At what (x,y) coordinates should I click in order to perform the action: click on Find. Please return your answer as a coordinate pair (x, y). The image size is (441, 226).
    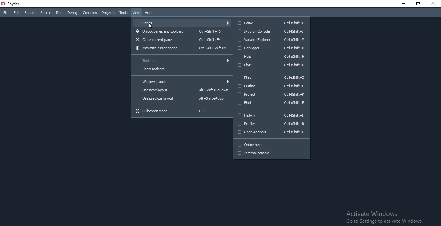
    Looking at the image, I should click on (271, 103).